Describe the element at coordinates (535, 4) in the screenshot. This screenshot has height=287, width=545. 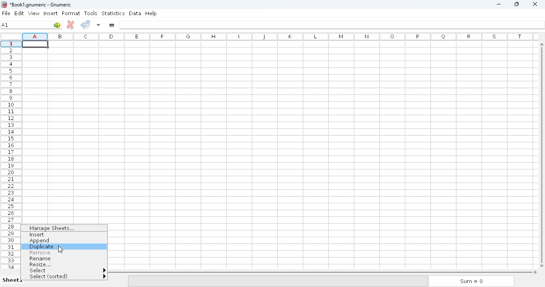
I see `close` at that location.